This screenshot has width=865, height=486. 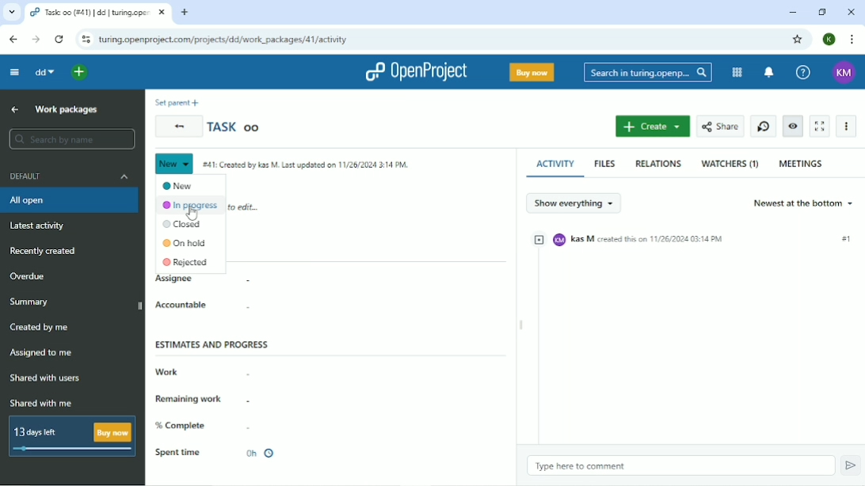 I want to click on Up, so click(x=16, y=110).